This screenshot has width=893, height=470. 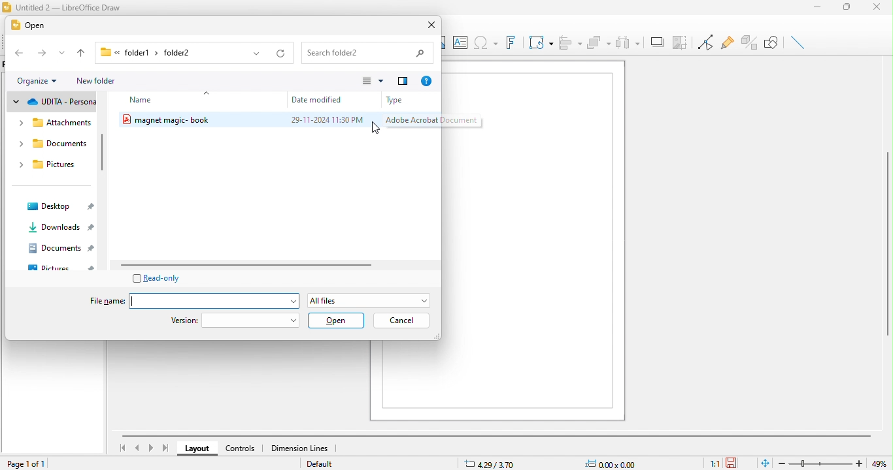 What do you see at coordinates (405, 82) in the screenshot?
I see `show the preview pane ` at bounding box center [405, 82].